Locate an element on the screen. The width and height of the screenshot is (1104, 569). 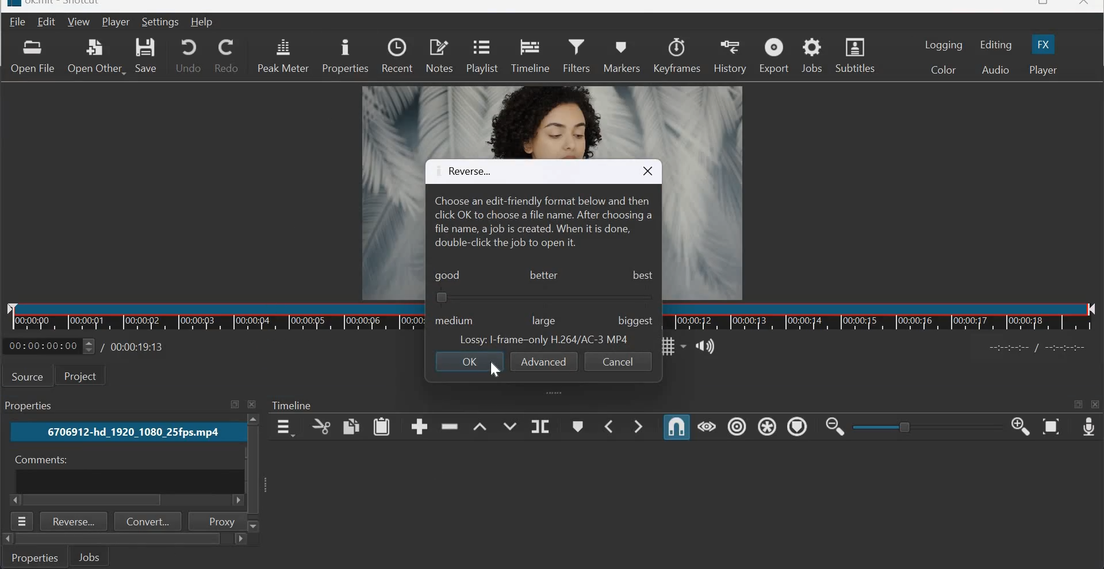
better is located at coordinates (543, 274).